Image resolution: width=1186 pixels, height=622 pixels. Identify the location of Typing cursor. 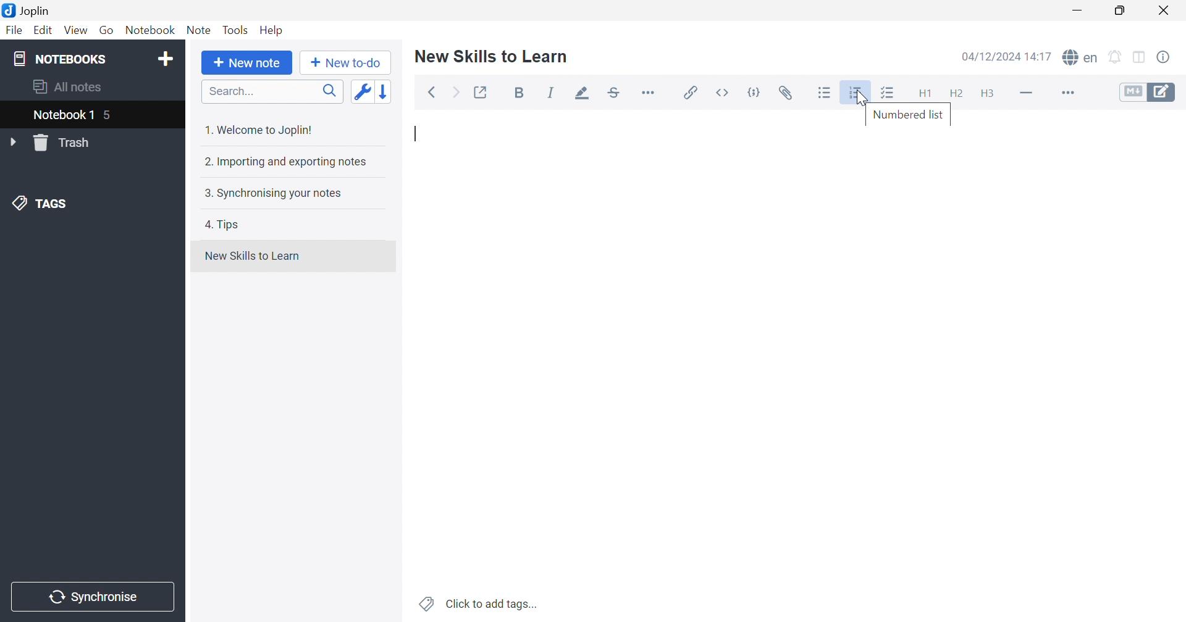
(418, 136).